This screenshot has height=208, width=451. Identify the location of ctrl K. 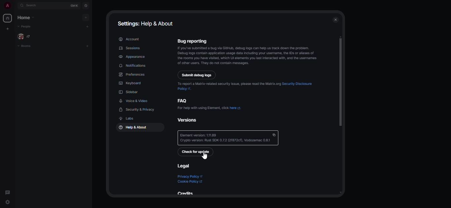
(74, 5).